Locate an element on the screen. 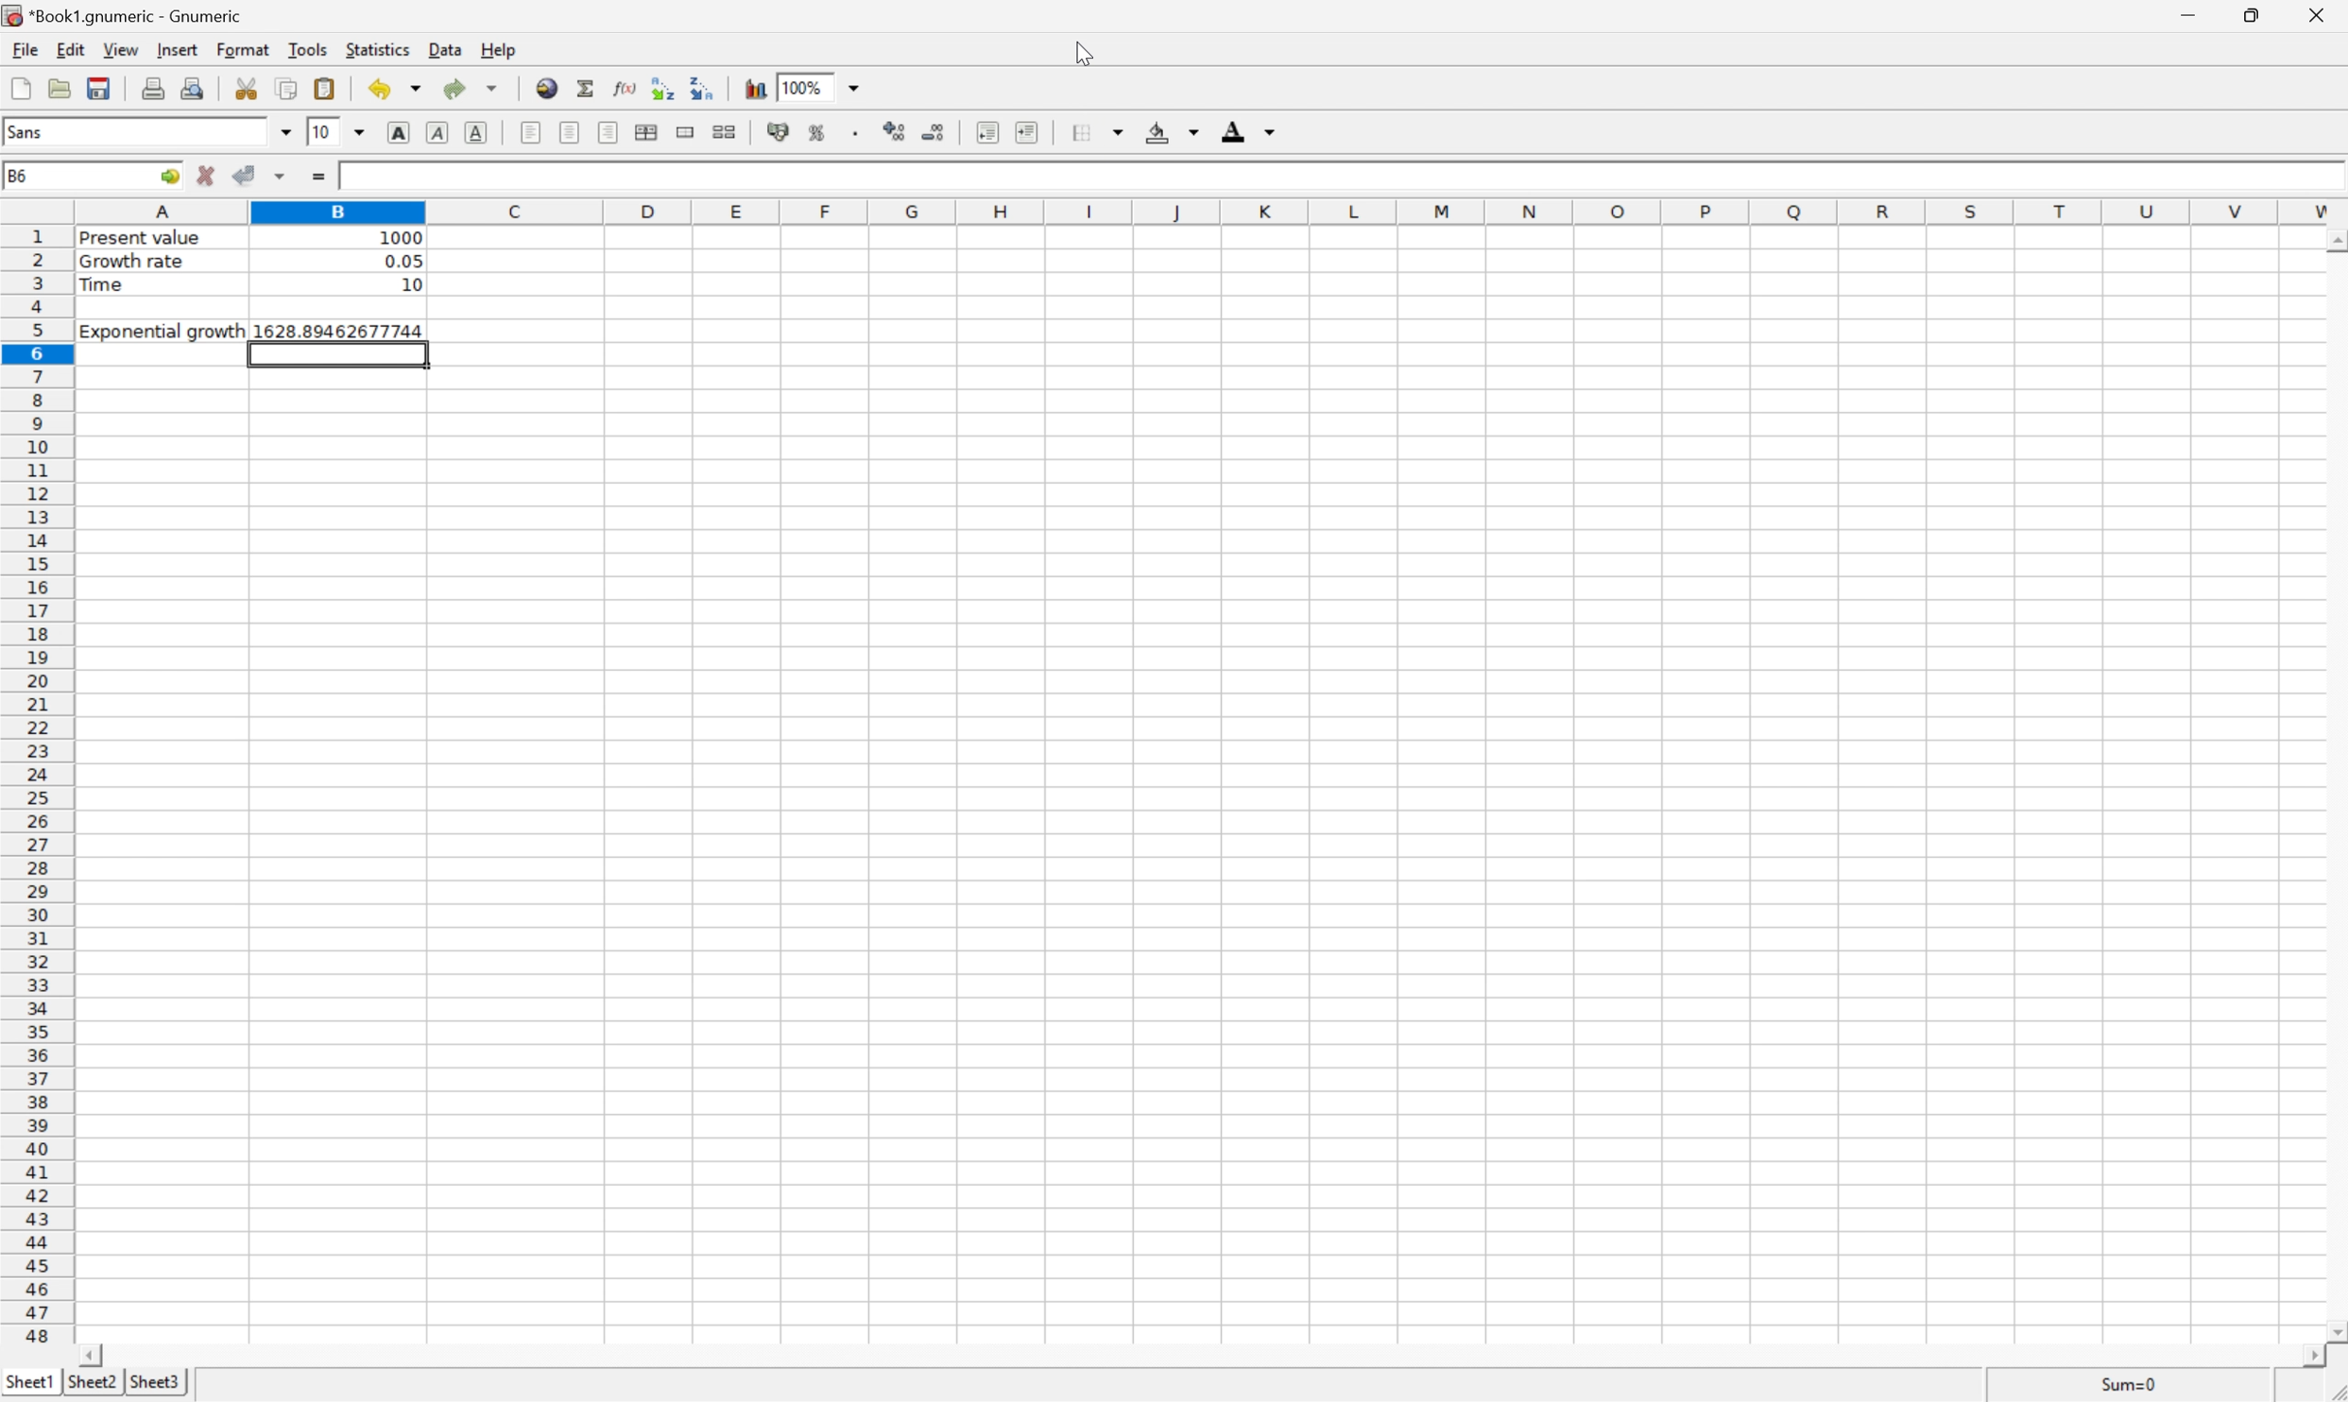  Scroll Right is located at coordinates (2310, 1357).